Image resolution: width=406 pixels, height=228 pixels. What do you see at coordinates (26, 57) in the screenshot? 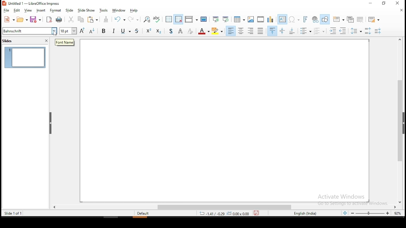
I see `slide 1` at bounding box center [26, 57].